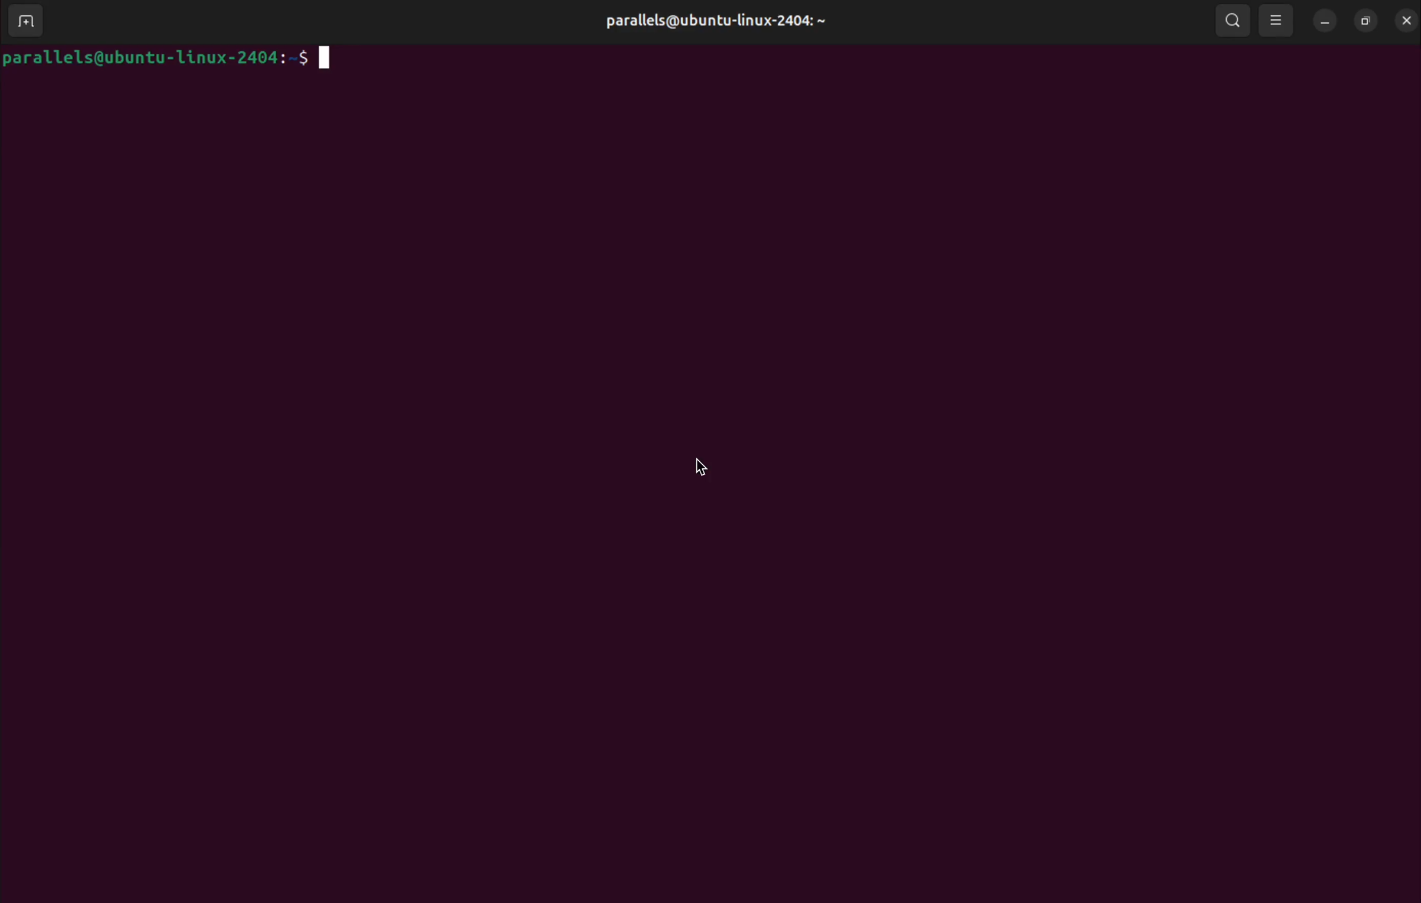 The width and height of the screenshot is (1421, 903). What do you see at coordinates (712, 22) in the screenshot?
I see `user profile` at bounding box center [712, 22].